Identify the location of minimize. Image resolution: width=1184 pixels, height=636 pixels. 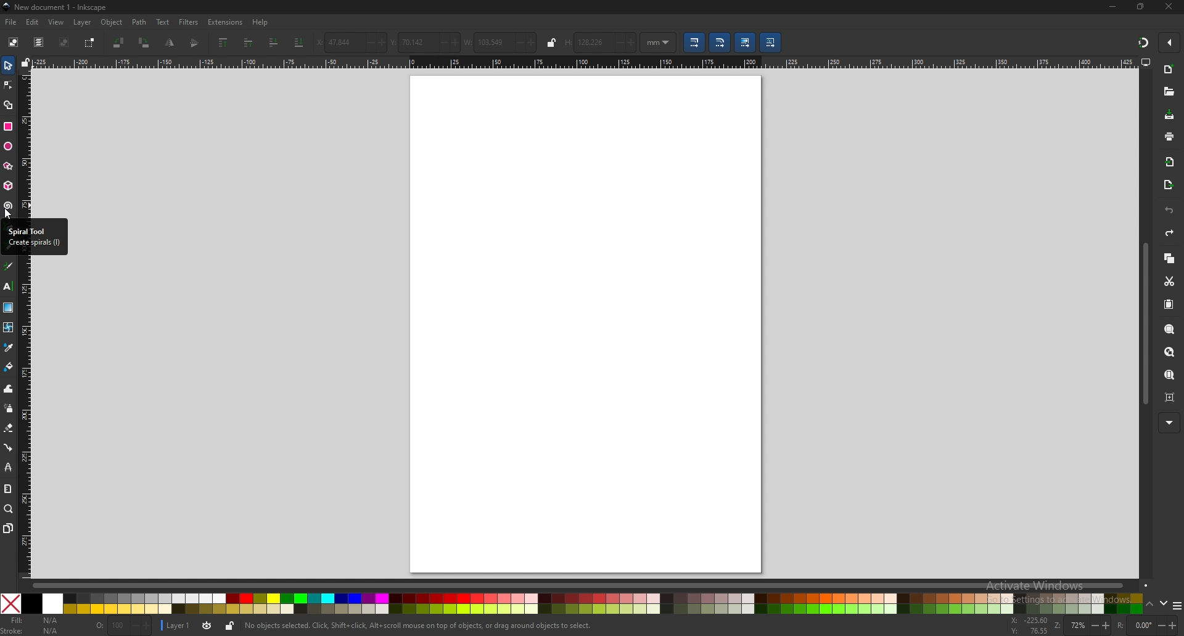
(1112, 6).